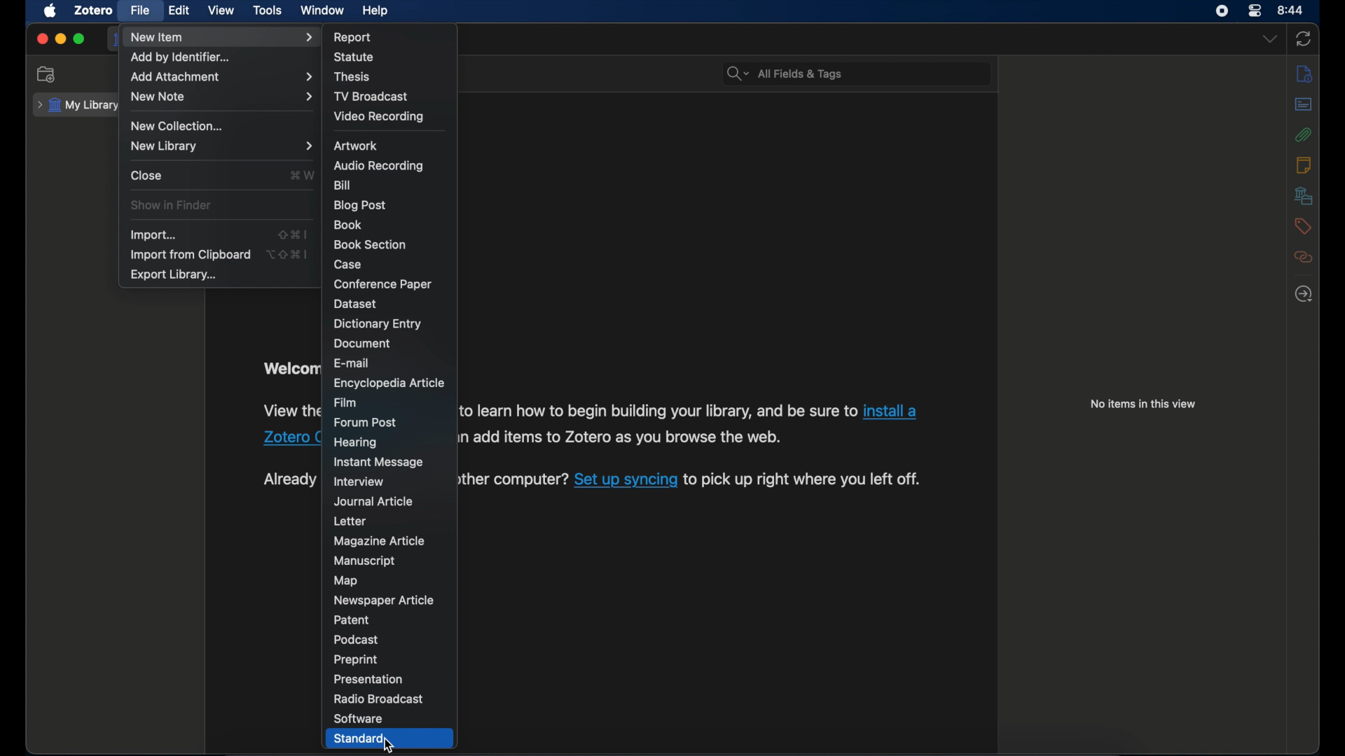 The width and height of the screenshot is (1345, 756). What do you see at coordinates (356, 304) in the screenshot?
I see `dataset` at bounding box center [356, 304].